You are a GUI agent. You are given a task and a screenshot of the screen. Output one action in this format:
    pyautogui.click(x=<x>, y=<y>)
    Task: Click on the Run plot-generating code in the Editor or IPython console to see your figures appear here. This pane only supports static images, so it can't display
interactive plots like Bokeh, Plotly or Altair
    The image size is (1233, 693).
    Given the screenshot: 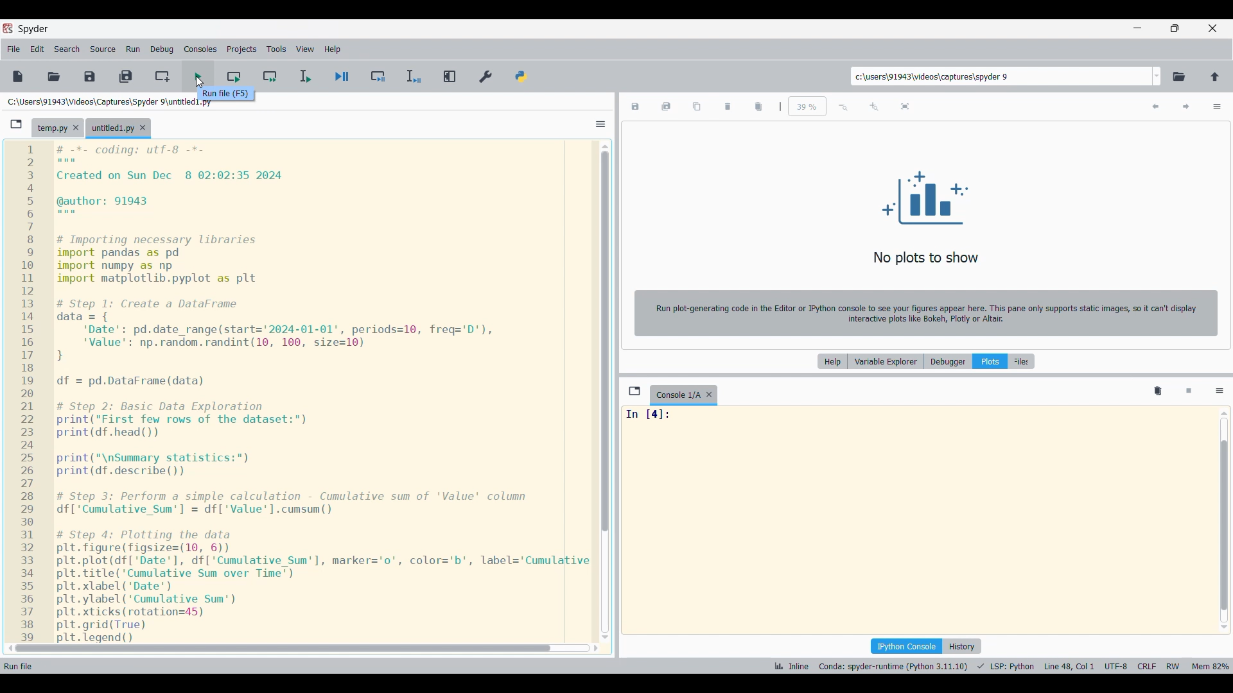 What is the action you would take?
    pyautogui.click(x=927, y=313)
    